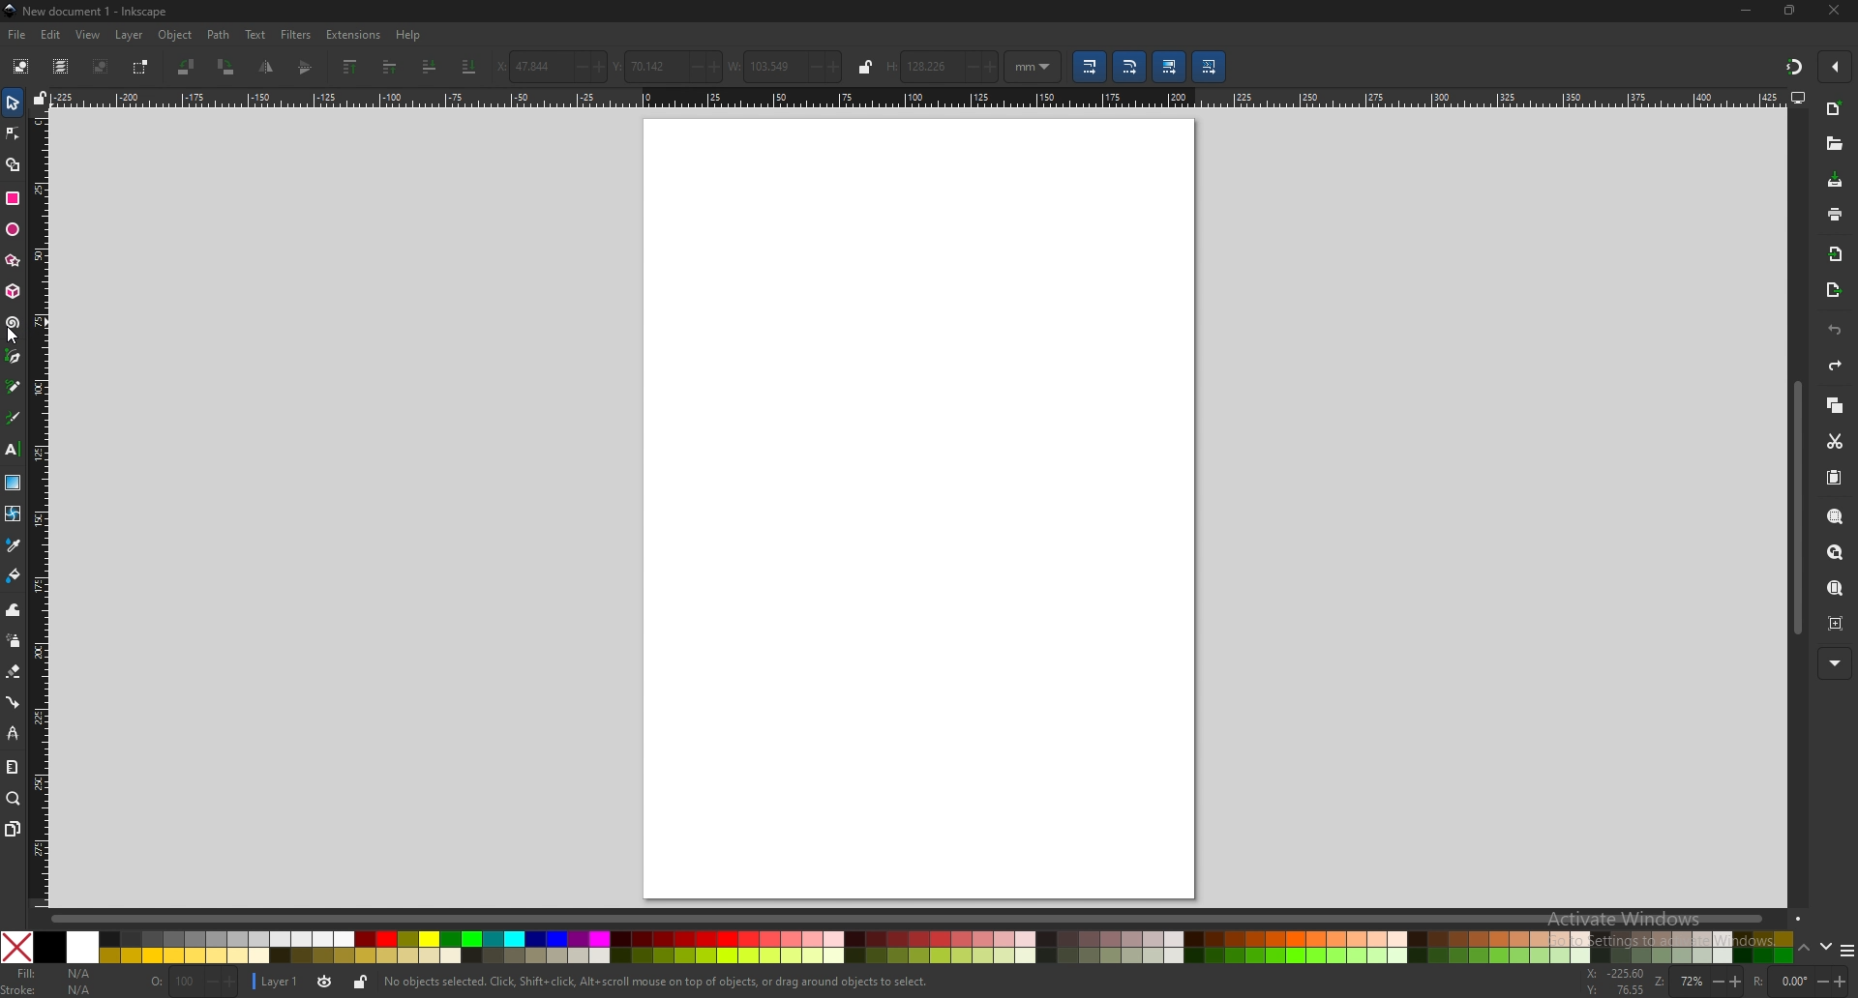  I want to click on filters, so click(296, 34).